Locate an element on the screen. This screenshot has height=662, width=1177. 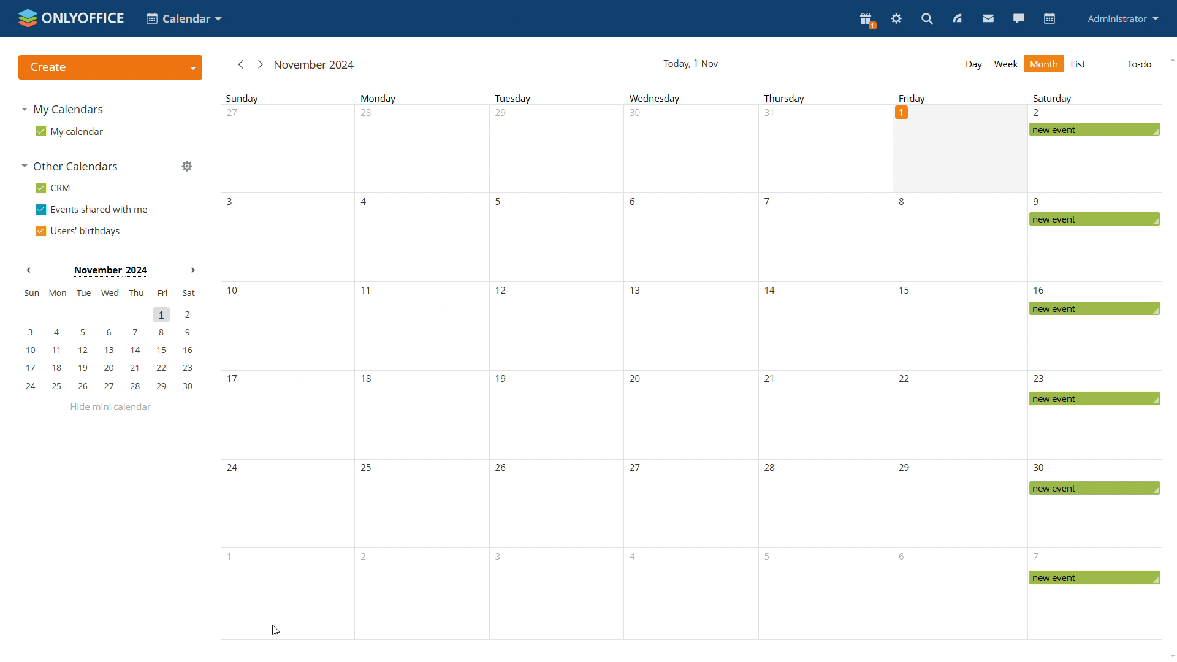
manage is located at coordinates (186, 167).